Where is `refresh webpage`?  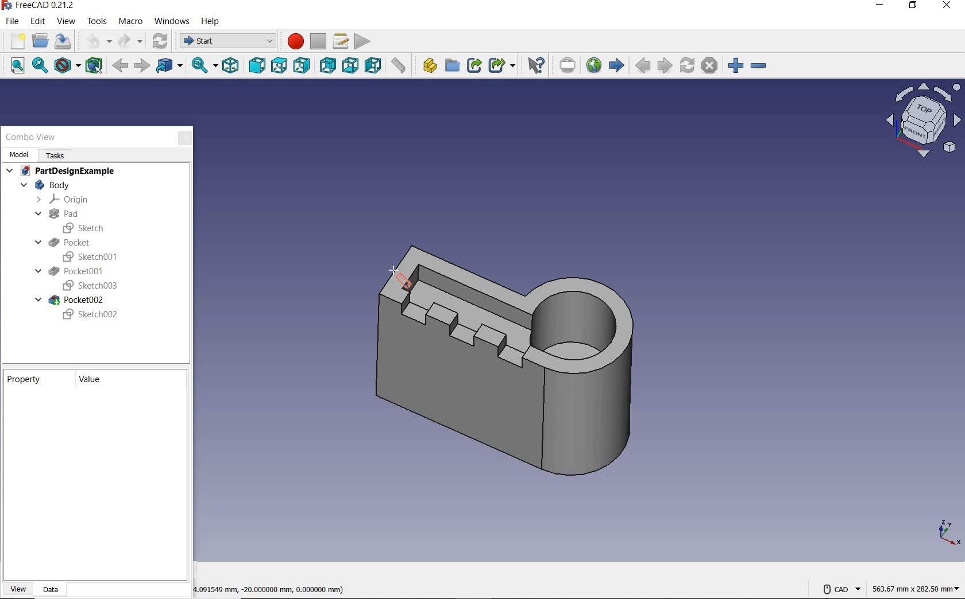
refresh webpage is located at coordinates (686, 65).